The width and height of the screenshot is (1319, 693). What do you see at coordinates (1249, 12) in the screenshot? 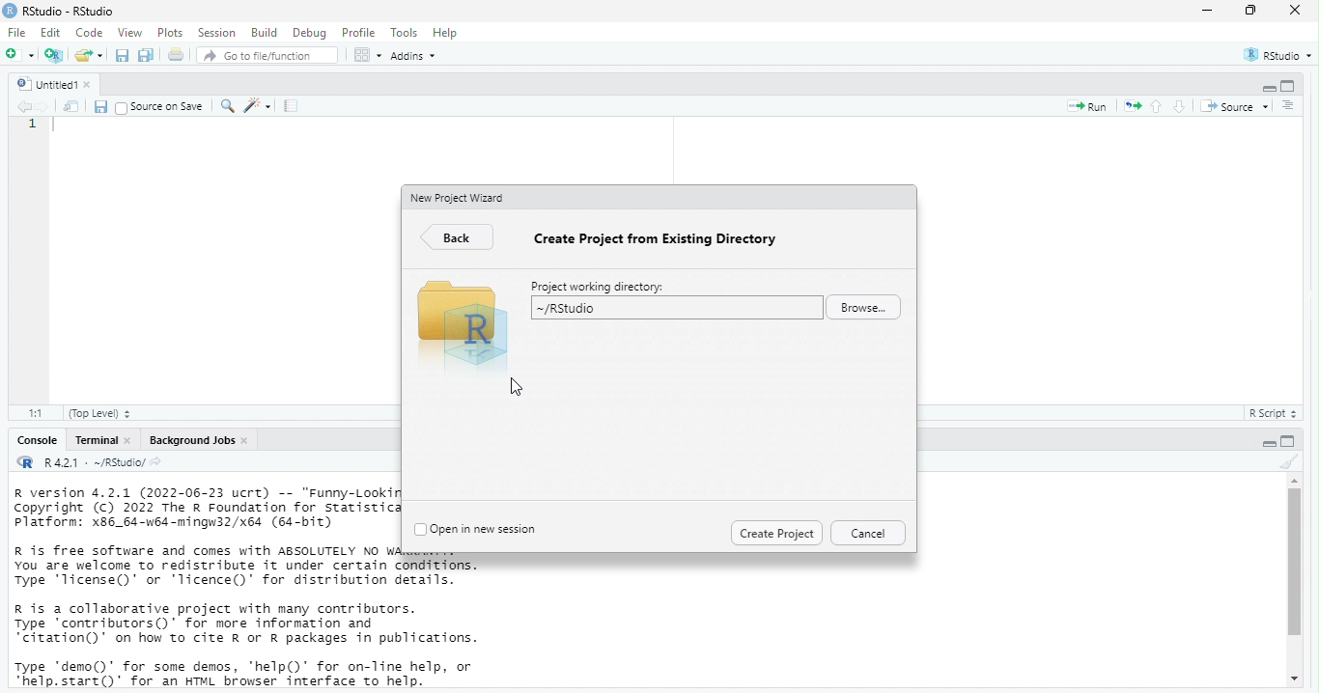
I see `maximize` at bounding box center [1249, 12].